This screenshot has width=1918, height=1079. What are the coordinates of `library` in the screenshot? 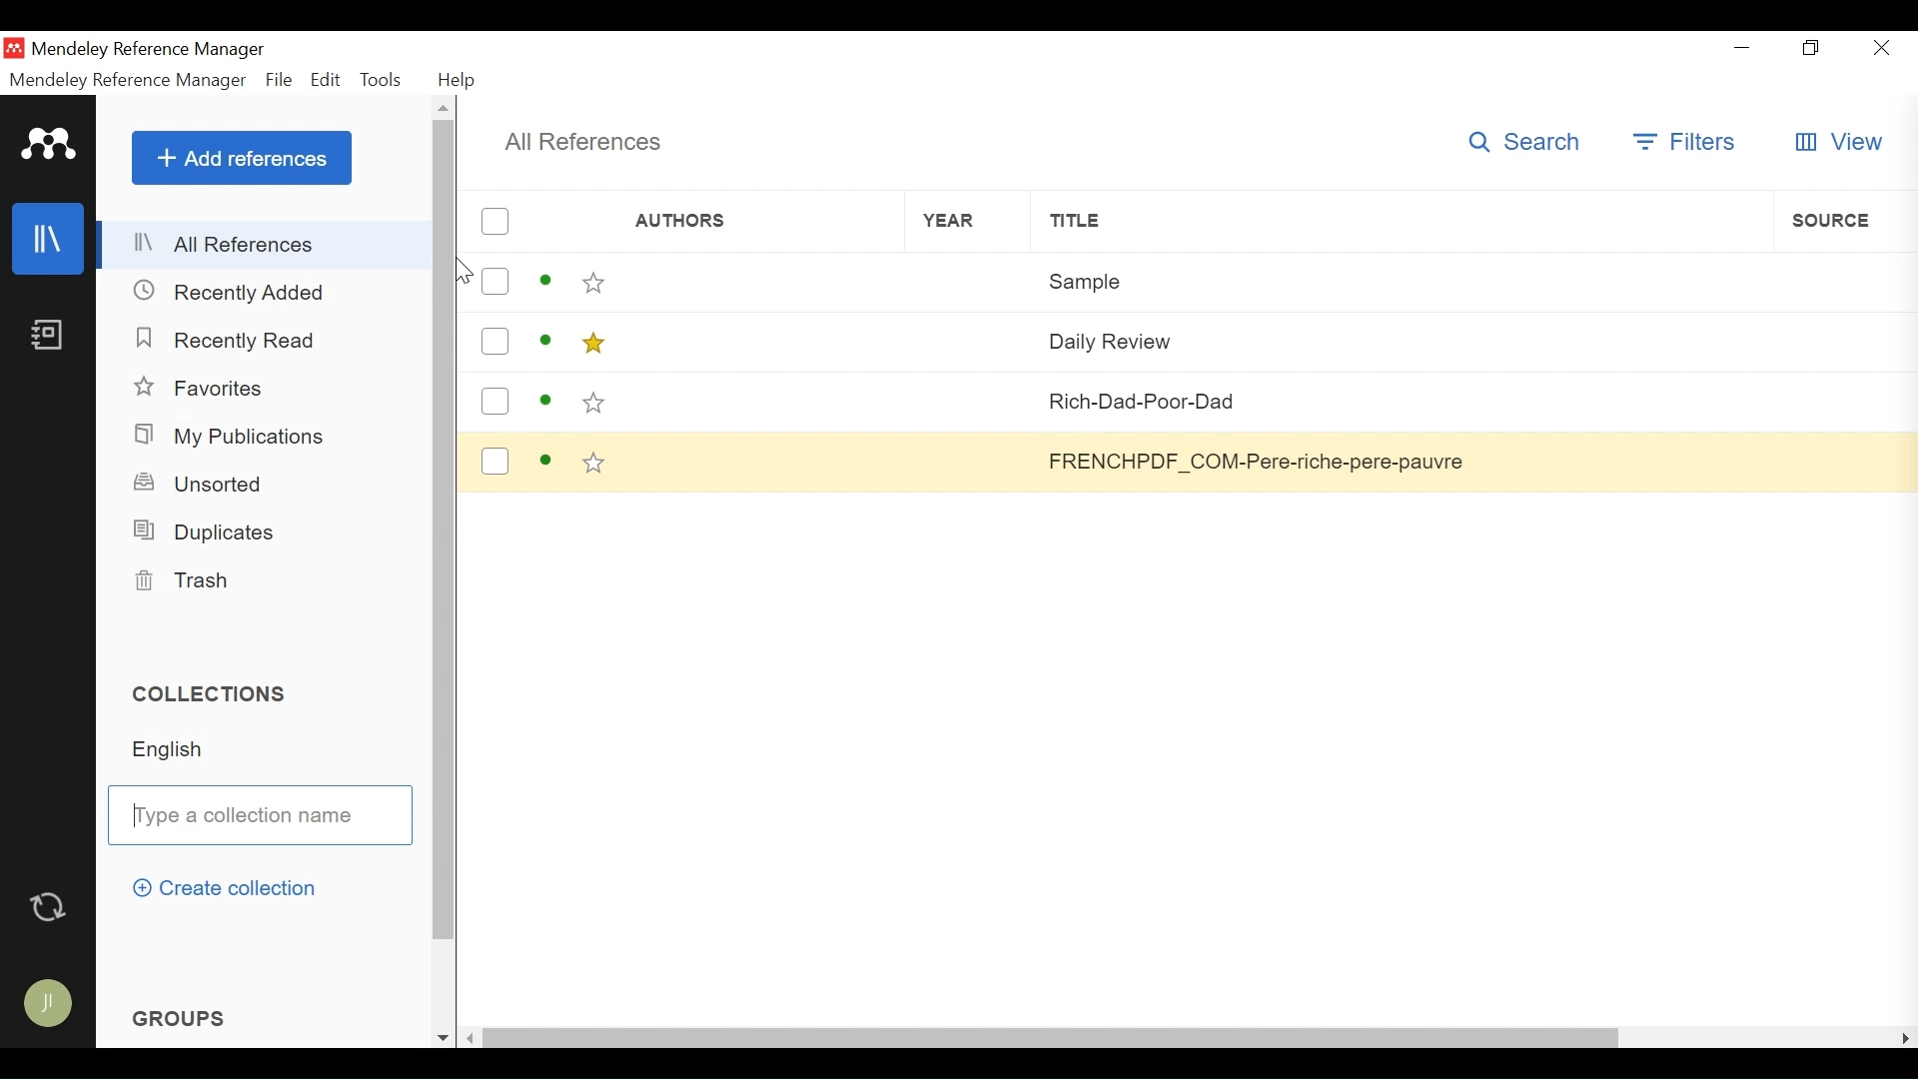 It's located at (49, 240).